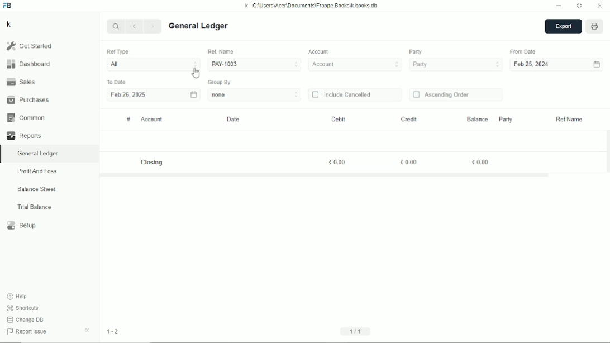  Describe the element at coordinates (7, 6) in the screenshot. I see `FB` at that location.